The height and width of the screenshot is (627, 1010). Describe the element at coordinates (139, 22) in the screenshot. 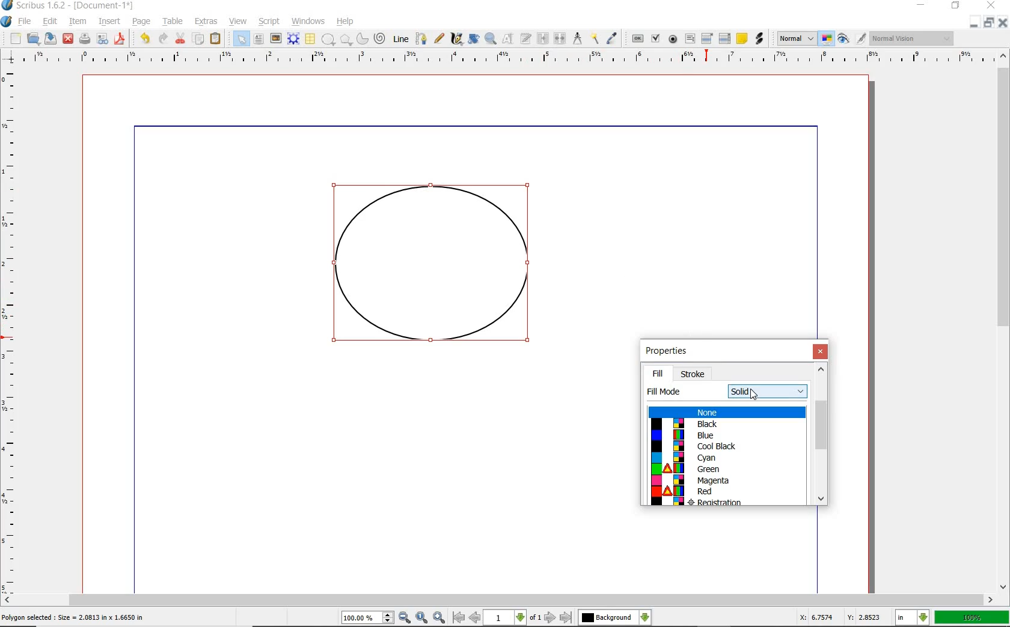

I see `PAGE` at that location.